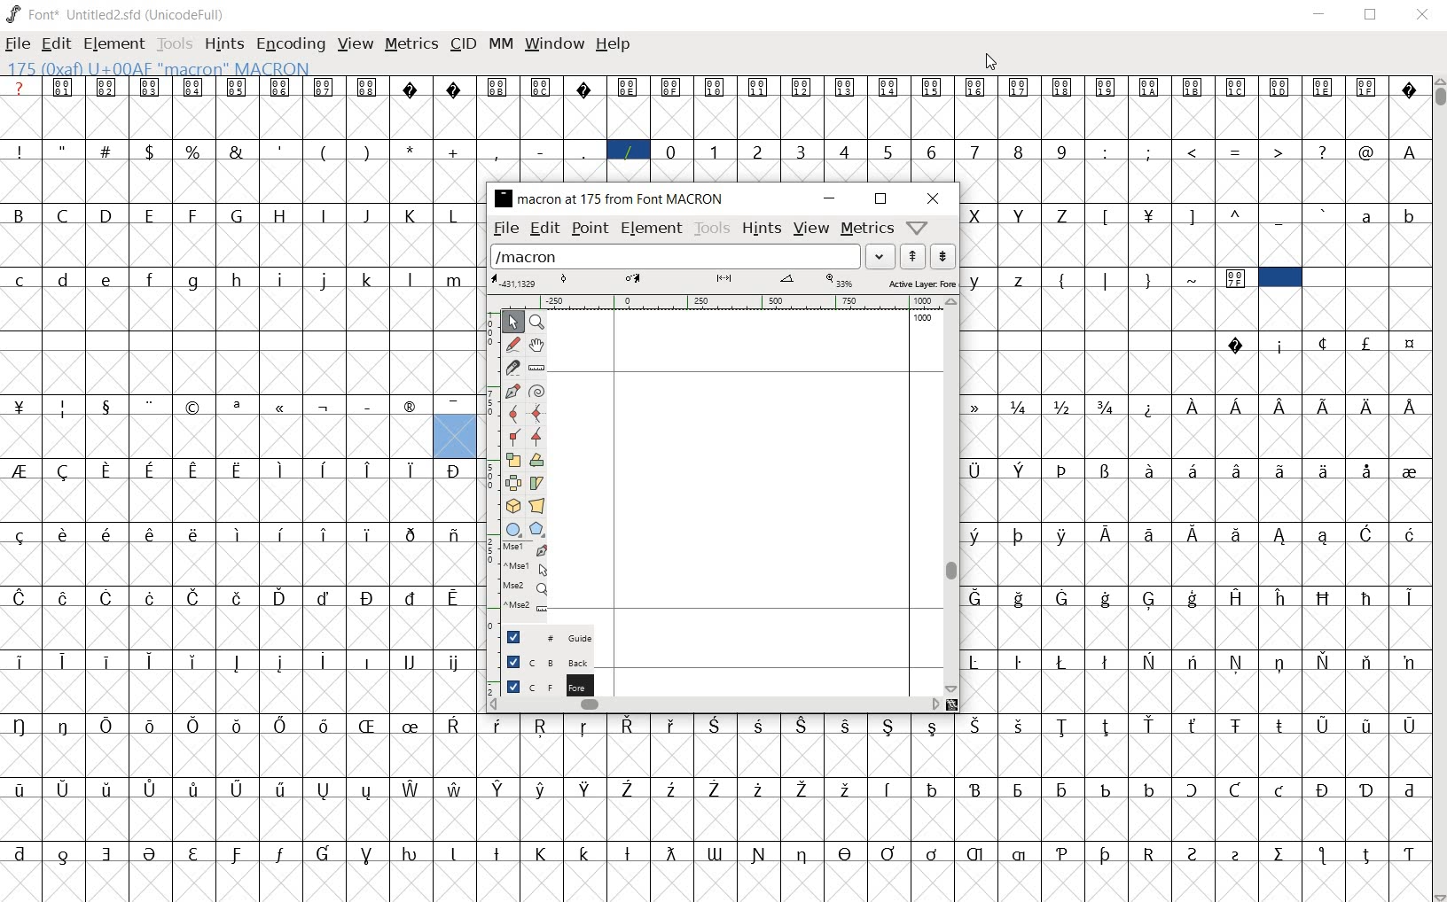 This screenshot has height=902, width=1447. Describe the element at coordinates (530, 589) in the screenshot. I see `Mouse wheel button` at that location.